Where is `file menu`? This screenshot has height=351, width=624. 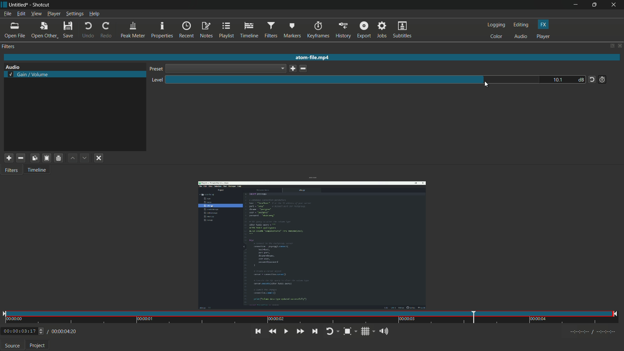 file menu is located at coordinates (7, 14).